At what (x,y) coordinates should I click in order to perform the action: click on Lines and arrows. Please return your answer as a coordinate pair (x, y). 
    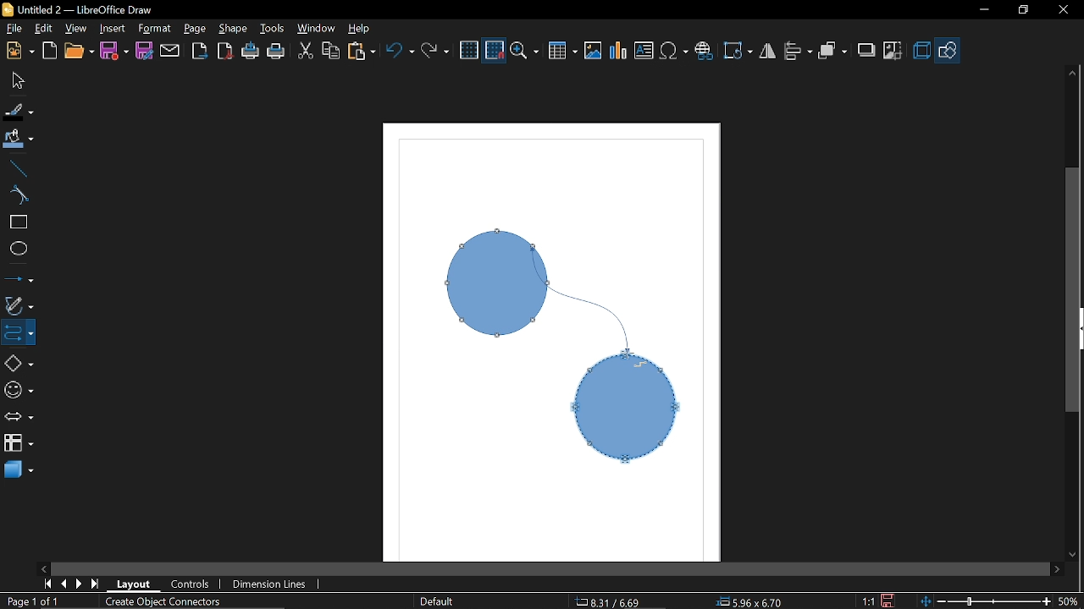
    Looking at the image, I should click on (19, 279).